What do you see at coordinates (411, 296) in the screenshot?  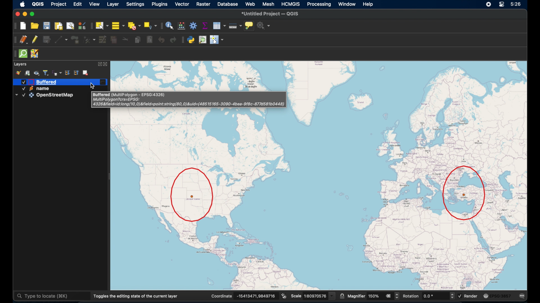 I see `rotation` at bounding box center [411, 296].